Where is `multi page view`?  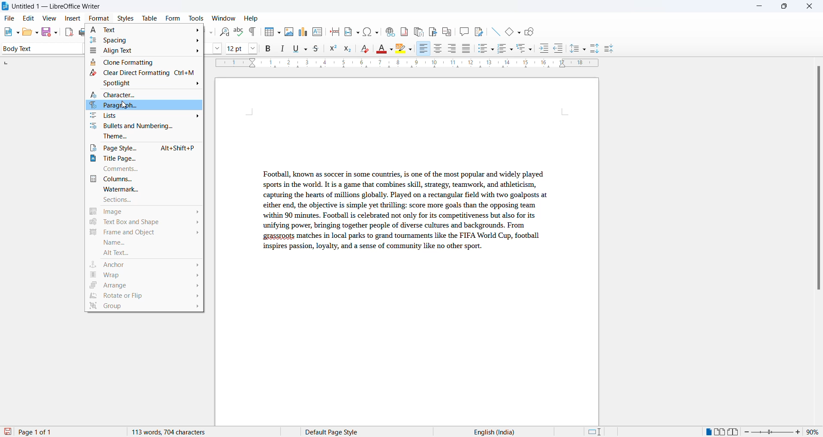
multi page view is located at coordinates (721, 432).